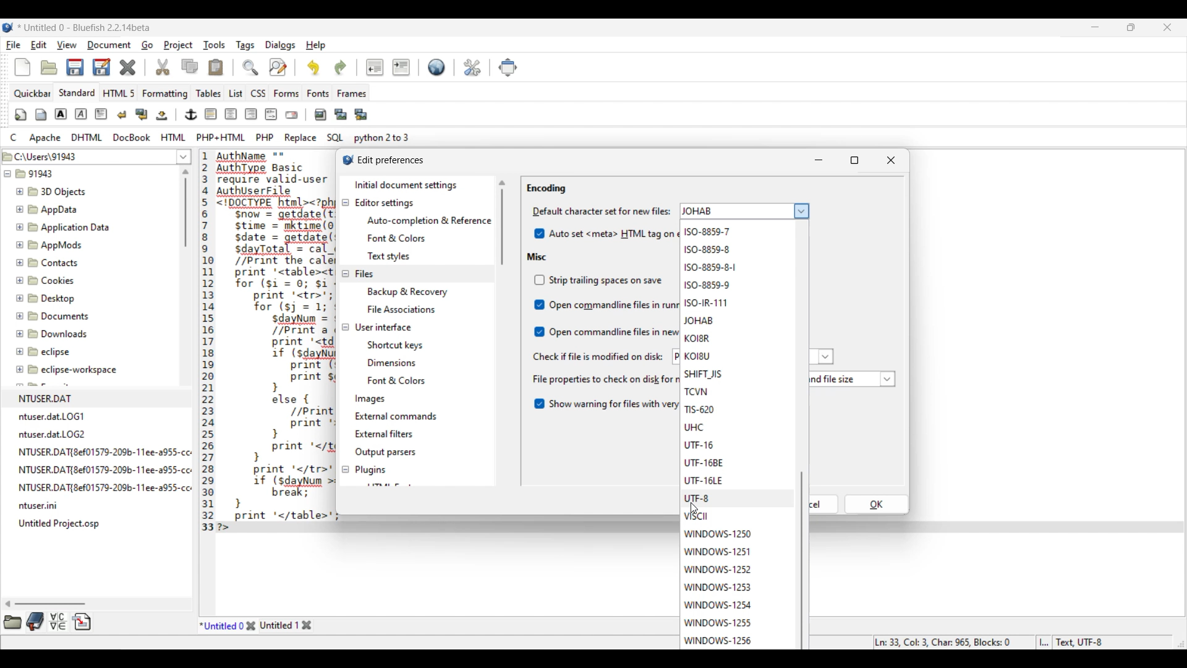  I want to click on Forms, so click(287, 93).